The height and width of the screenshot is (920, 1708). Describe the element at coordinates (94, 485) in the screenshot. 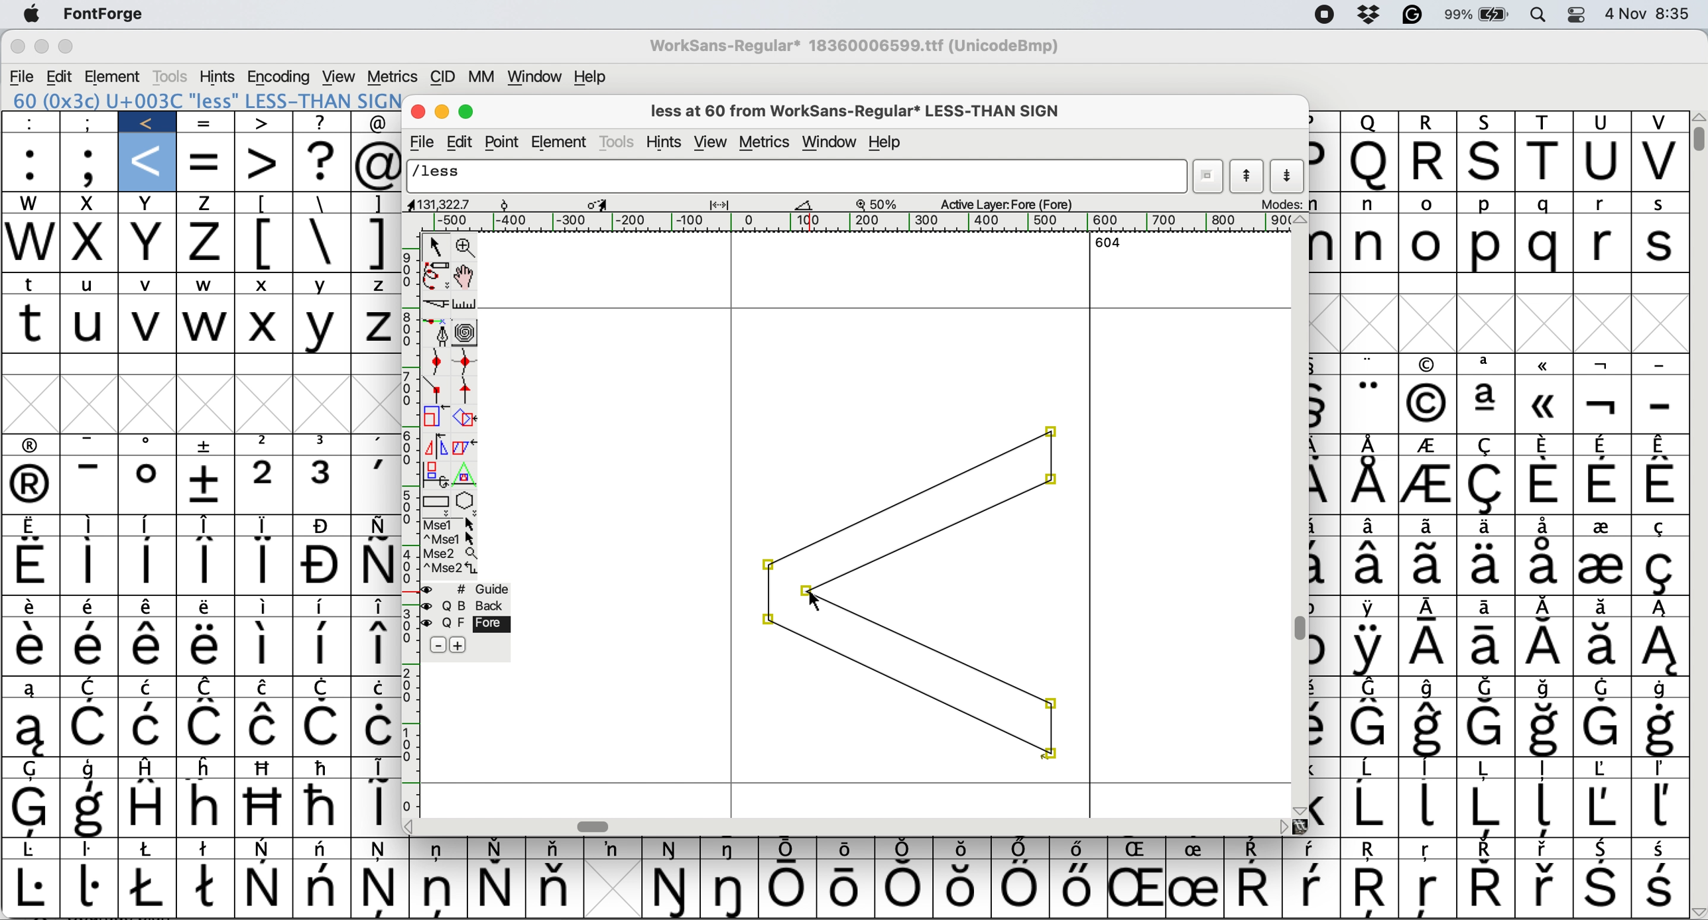

I see `-` at that location.